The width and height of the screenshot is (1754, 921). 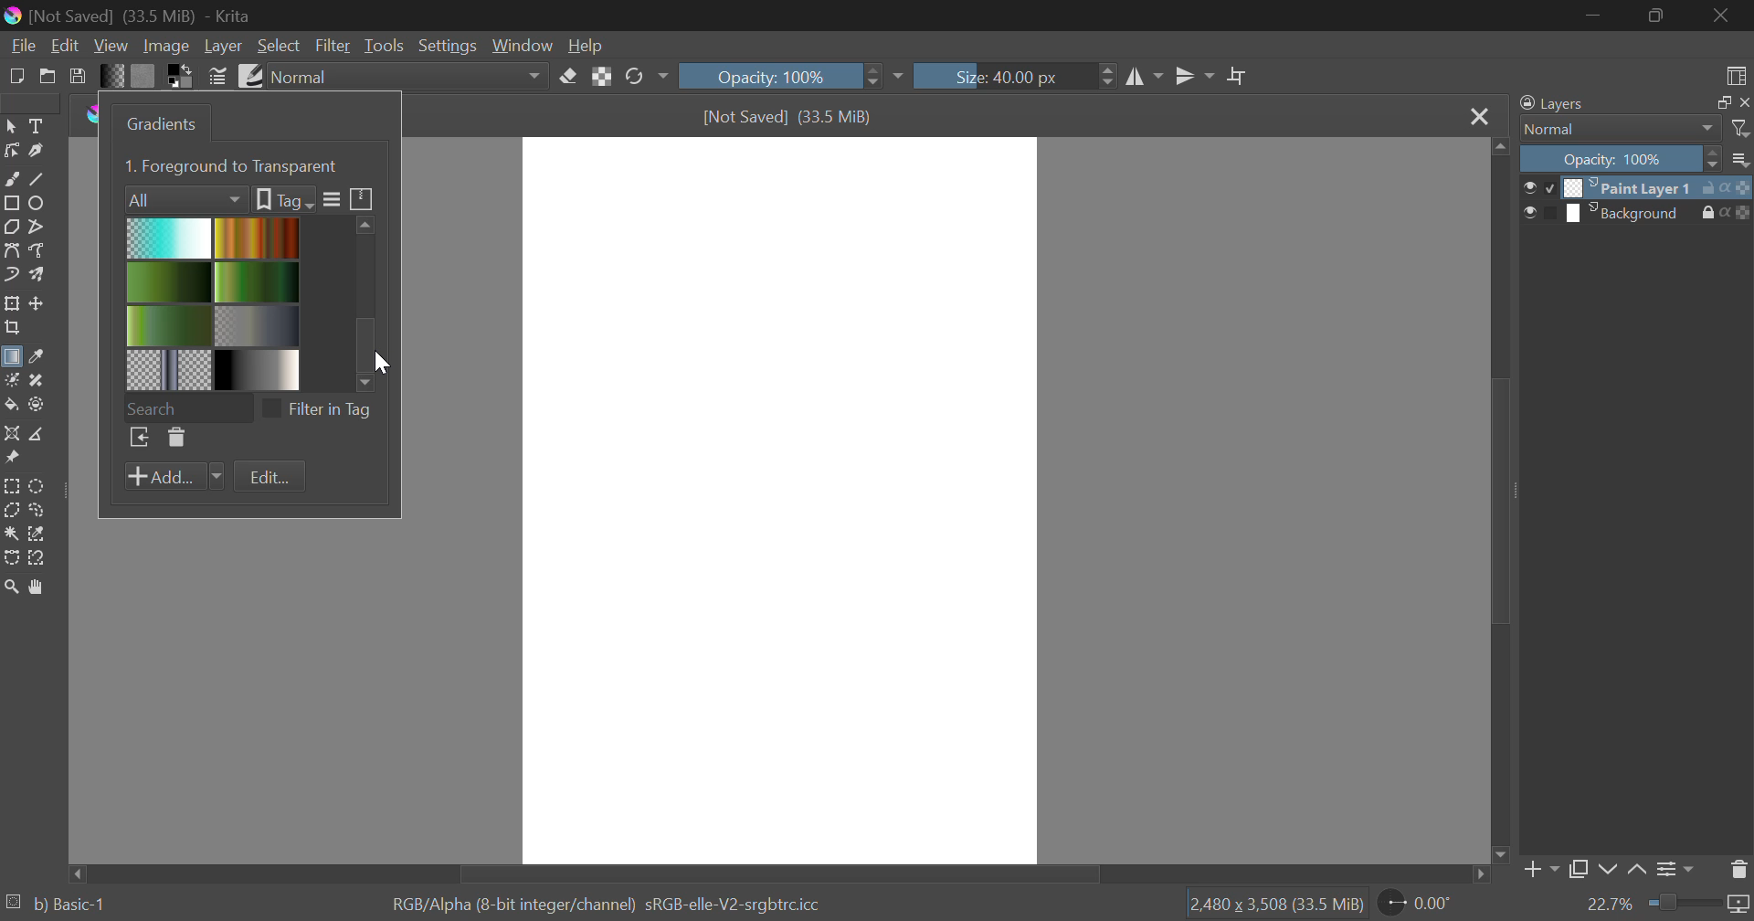 What do you see at coordinates (1718, 103) in the screenshot?
I see `full screen` at bounding box center [1718, 103].